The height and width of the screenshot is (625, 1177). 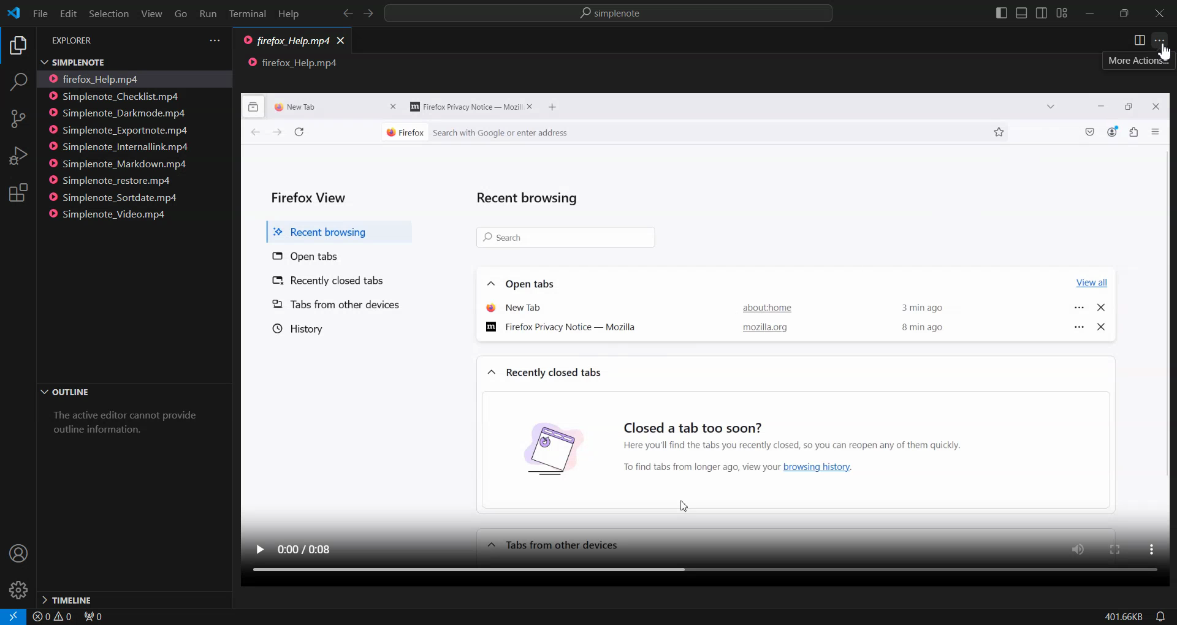 I want to click on Explorer, so click(x=17, y=47).